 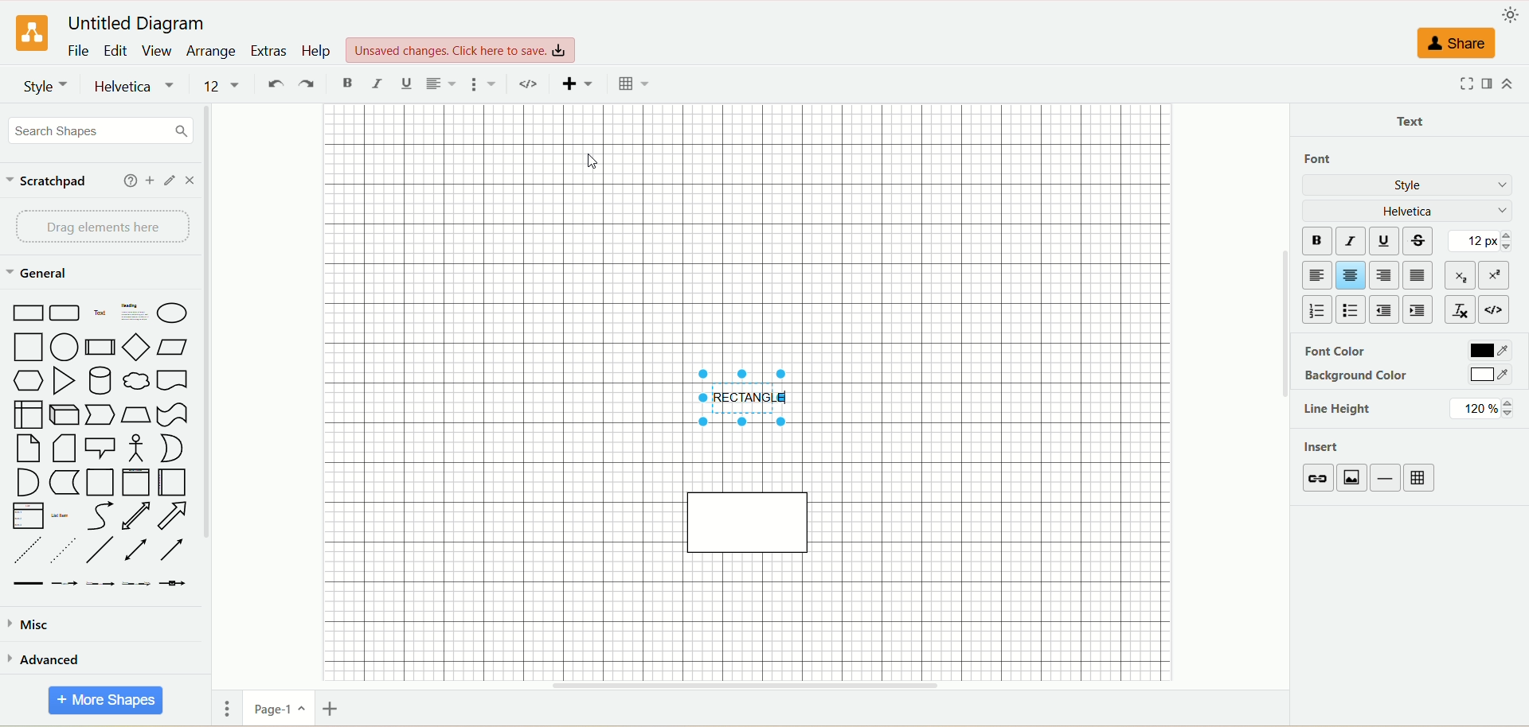 What do you see at coordinates (347, 83) in the screenshot?
I see `text bold` at bounding box center [347, 83].